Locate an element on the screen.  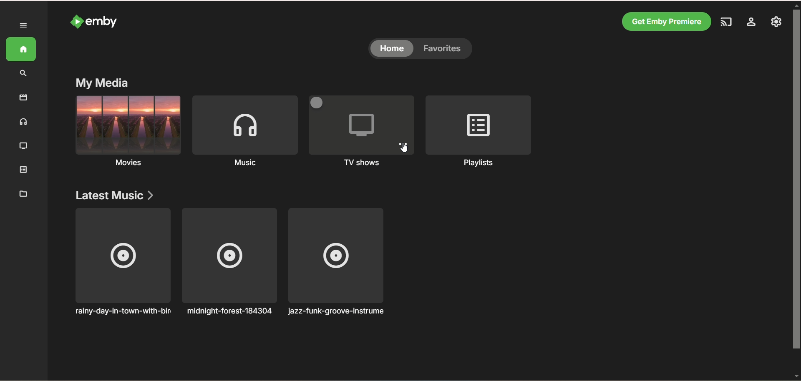
playlists is located at coordinates (480, 133).